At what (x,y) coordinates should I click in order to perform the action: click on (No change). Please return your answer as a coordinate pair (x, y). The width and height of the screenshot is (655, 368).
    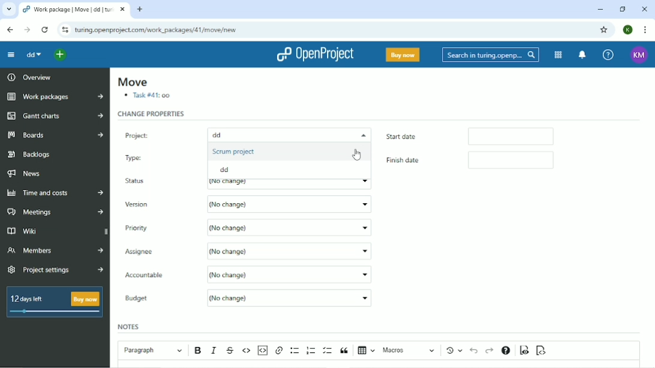
    Looking at the image, I should click on (290, 227).